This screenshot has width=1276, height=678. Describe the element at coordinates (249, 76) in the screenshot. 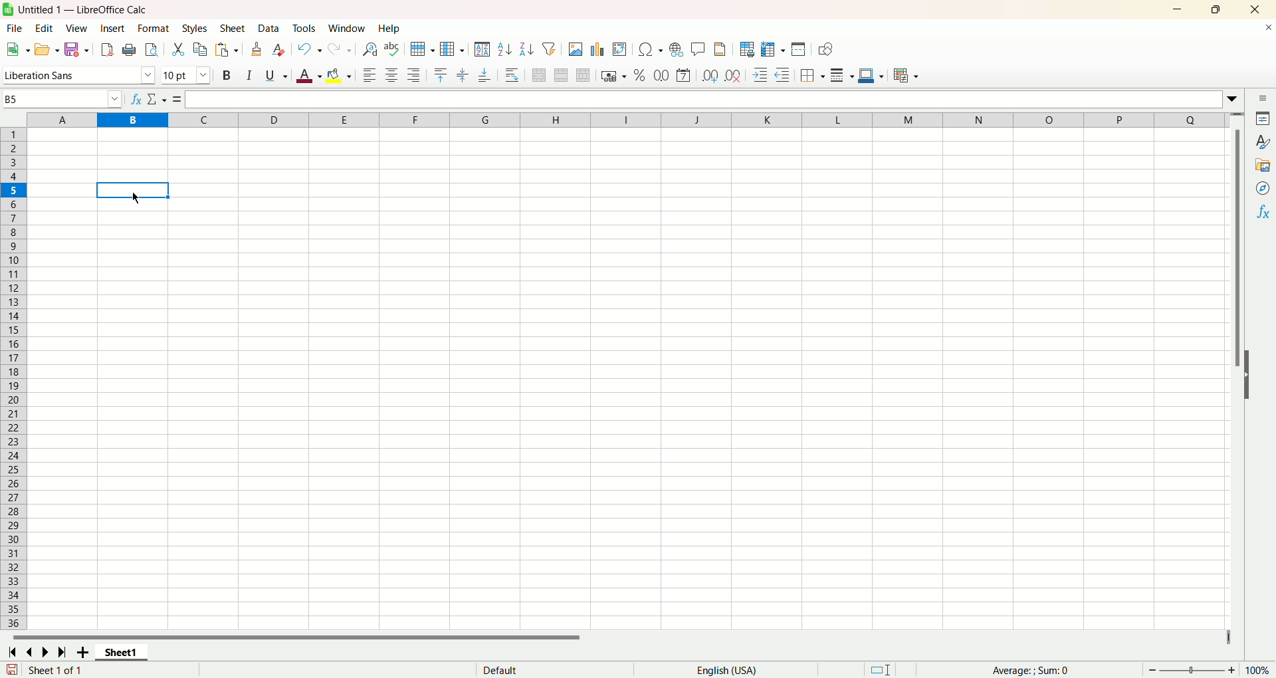

I see `italics` at that location.